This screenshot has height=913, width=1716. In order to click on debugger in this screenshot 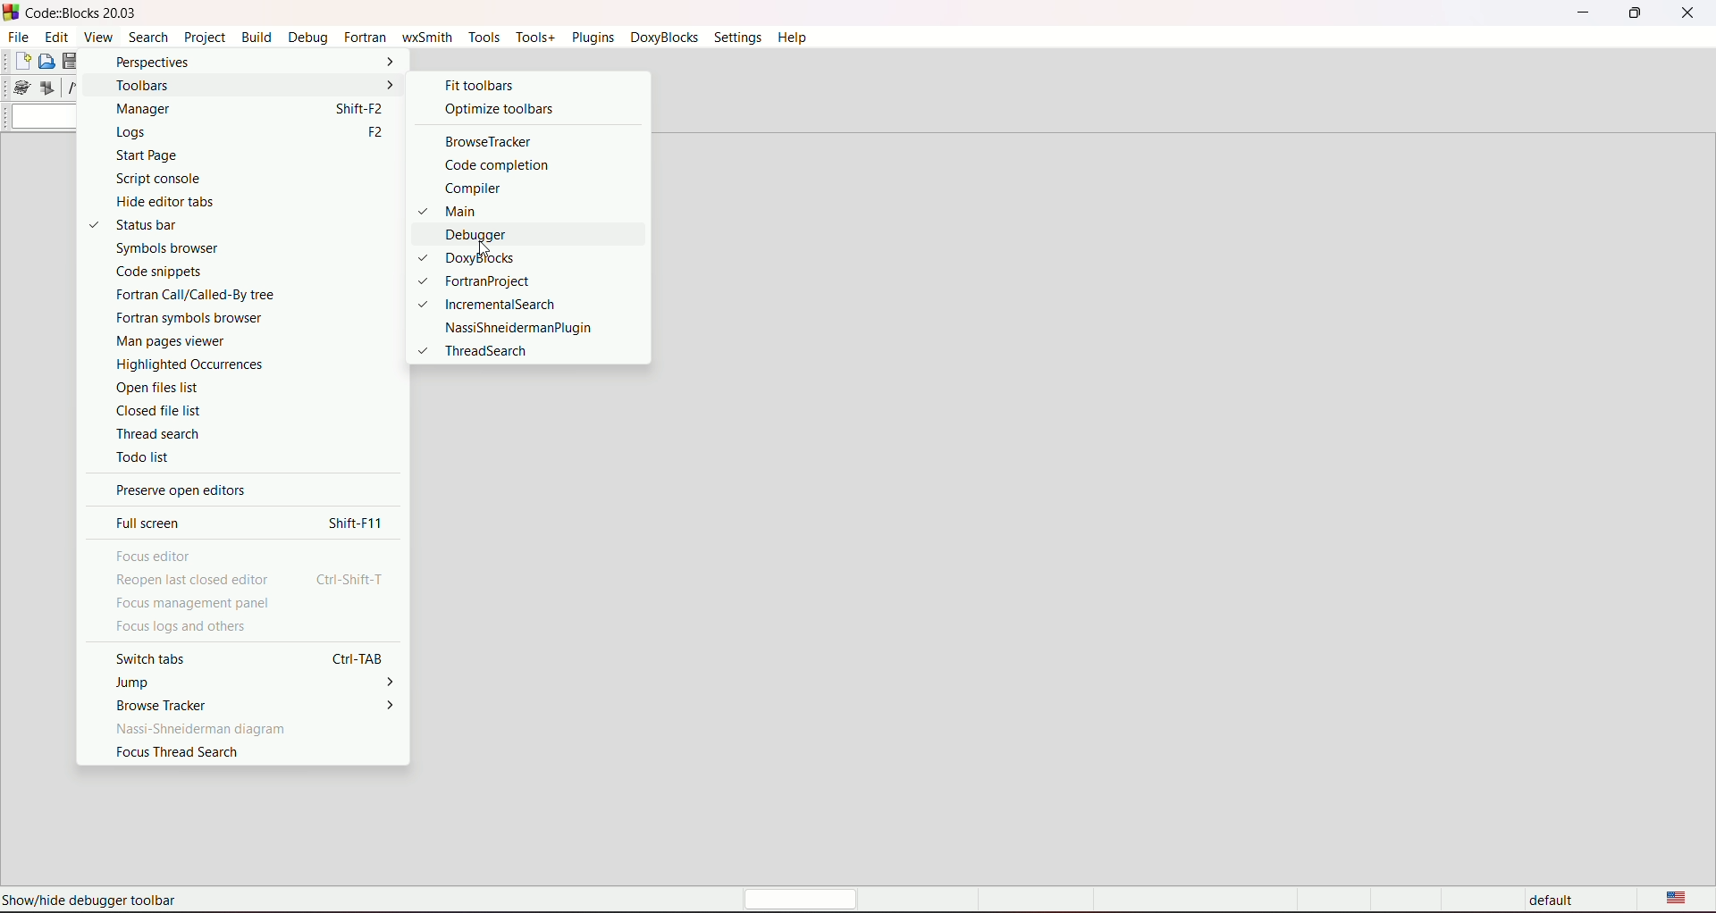, I will do `click(505, 235)`.